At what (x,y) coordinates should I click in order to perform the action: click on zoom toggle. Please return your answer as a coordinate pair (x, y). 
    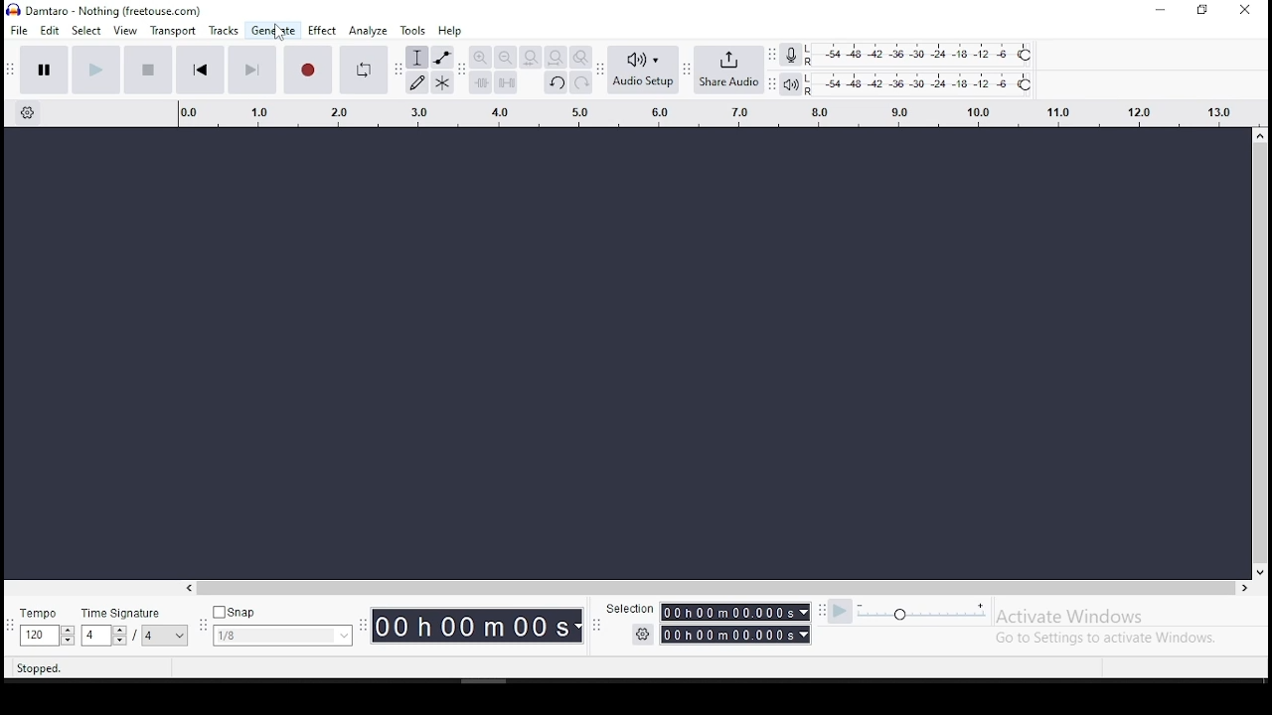
    Looking at the image, I should click on (581, 58).